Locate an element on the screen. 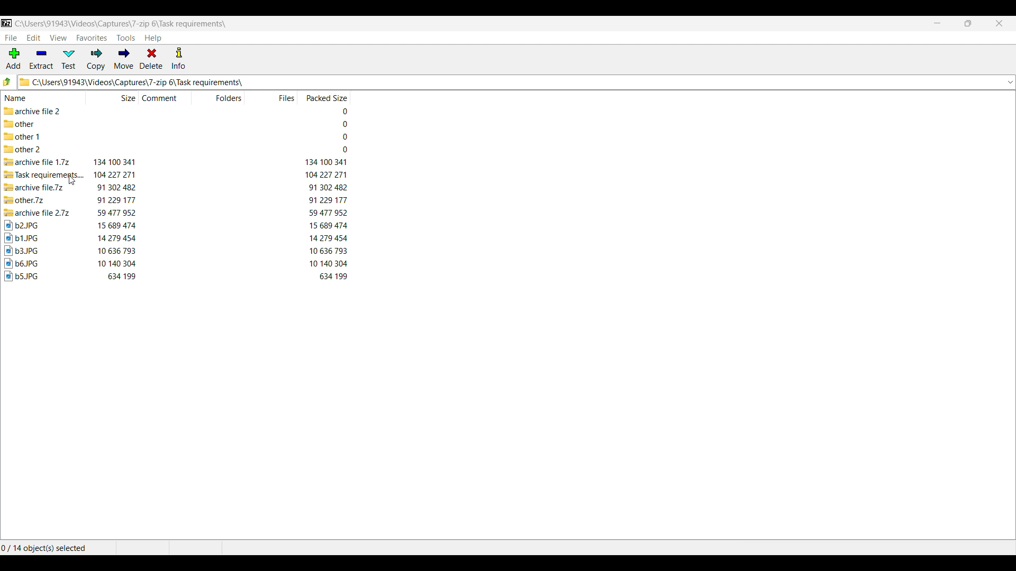 This screenshot has width=1016, height=571. Location of current folder is located at coordinates (122, 24).